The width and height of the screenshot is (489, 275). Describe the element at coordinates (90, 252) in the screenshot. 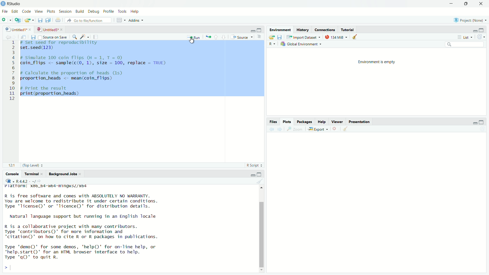

I see `Type 'demo()' for some demos, 'help()' for on-Tine help, or
'help.start()' for an HTML browser interface to help.
Type 'qQ' to quit R.` at that location.